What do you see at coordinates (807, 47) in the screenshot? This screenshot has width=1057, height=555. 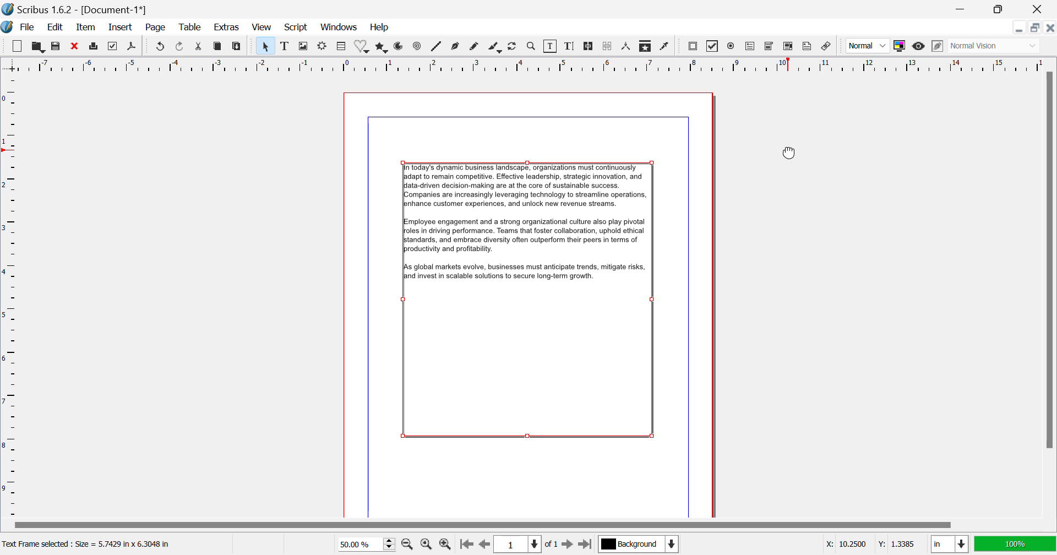 I see `Text Annotation` at bounding box center [807, 47].